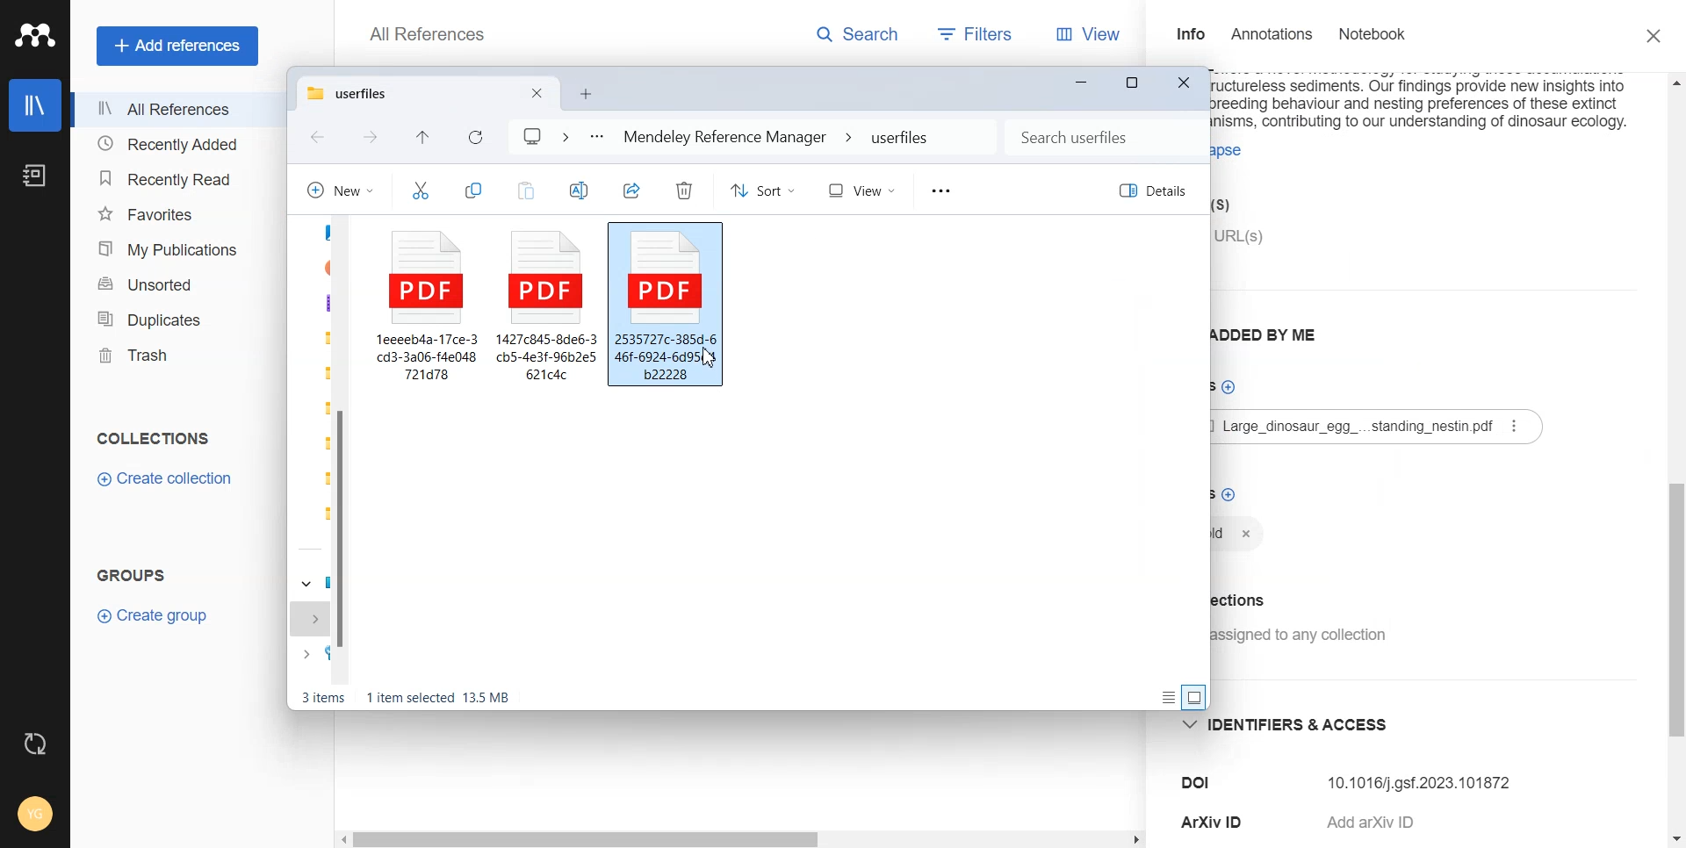 The image size is (1686, 848). Describe the element at coordinates (1421, 777) in the screenshot. I see `10.1016j.gsf.2023.101872` at that location.